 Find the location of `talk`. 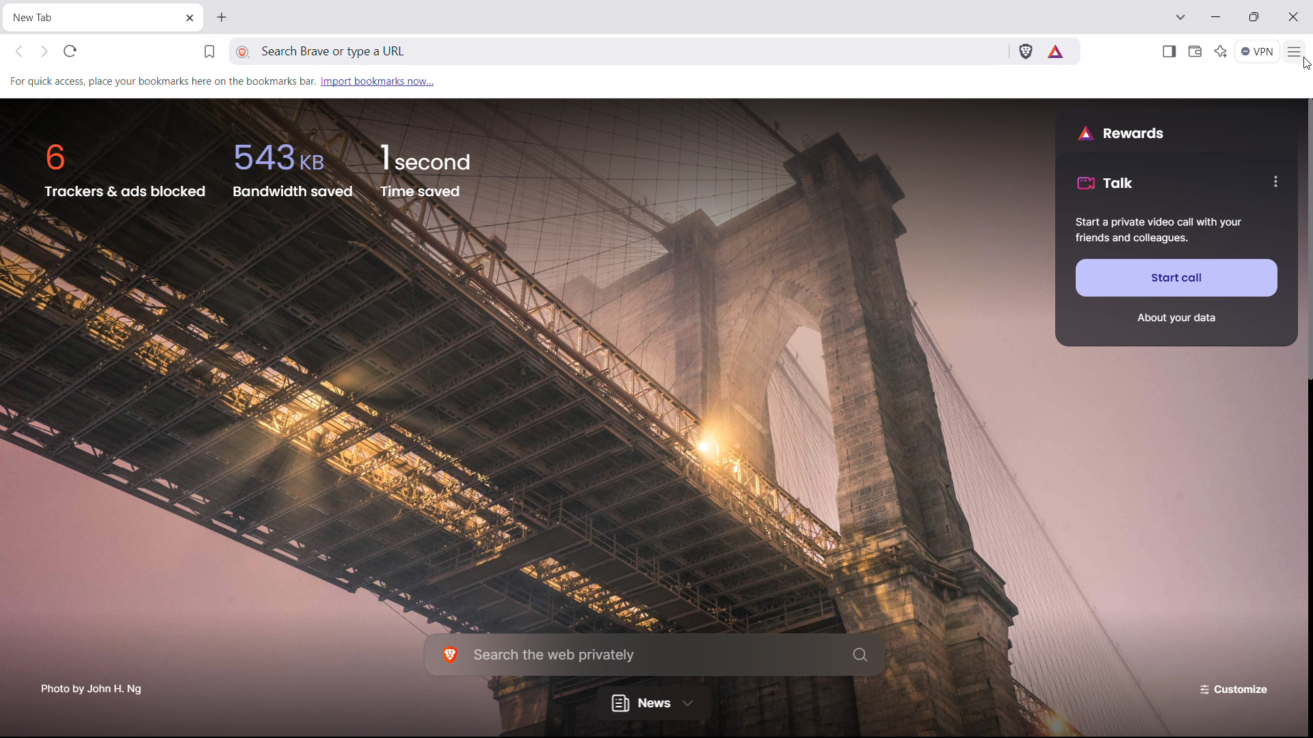

talk is located at coordinates (1106, 183).